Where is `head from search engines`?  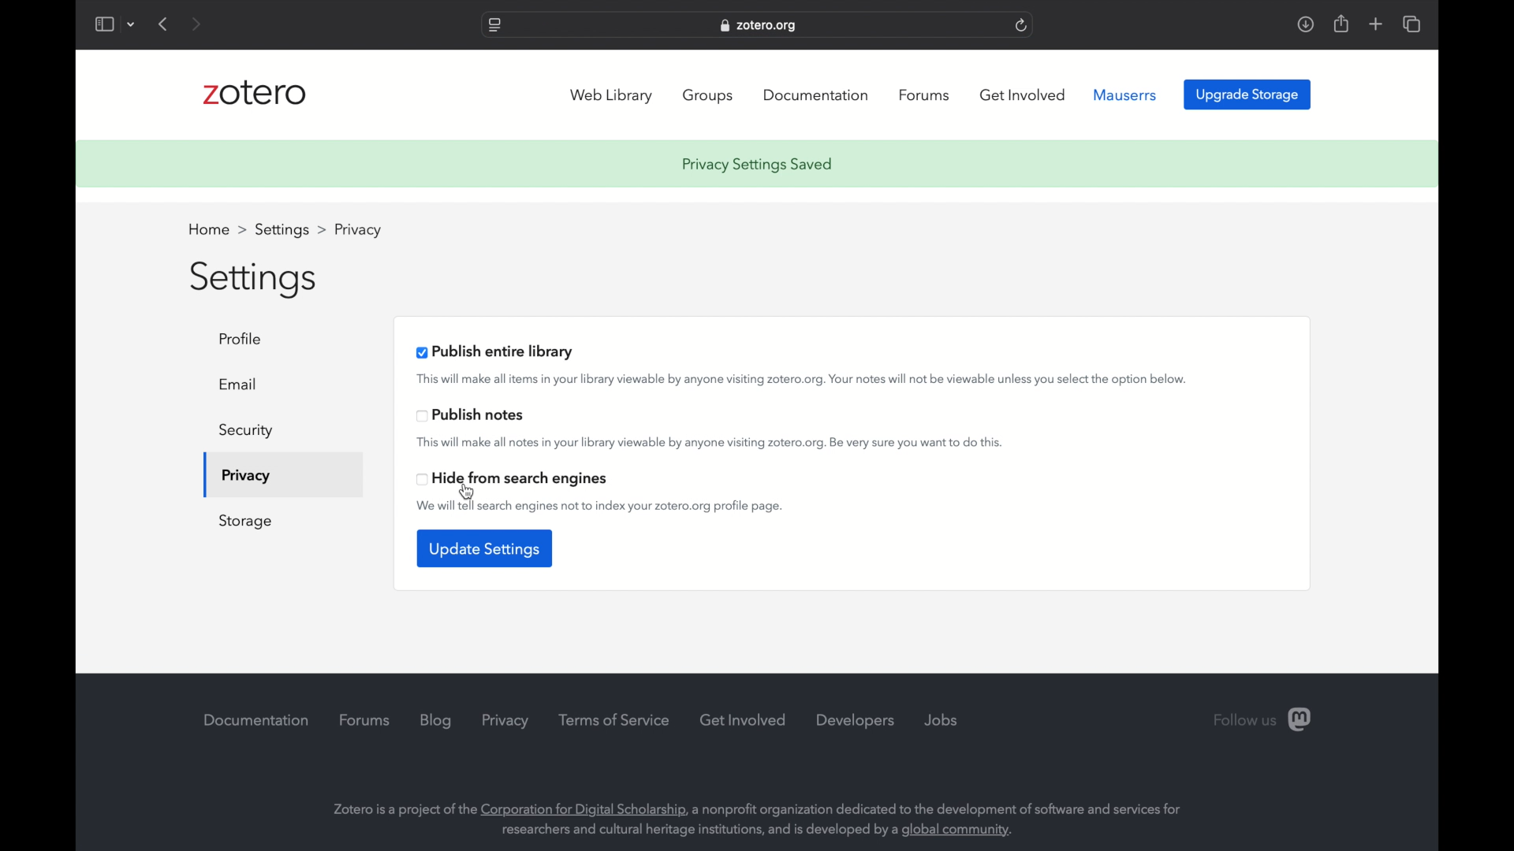
head from search engines is located at coordinates (509, 478).